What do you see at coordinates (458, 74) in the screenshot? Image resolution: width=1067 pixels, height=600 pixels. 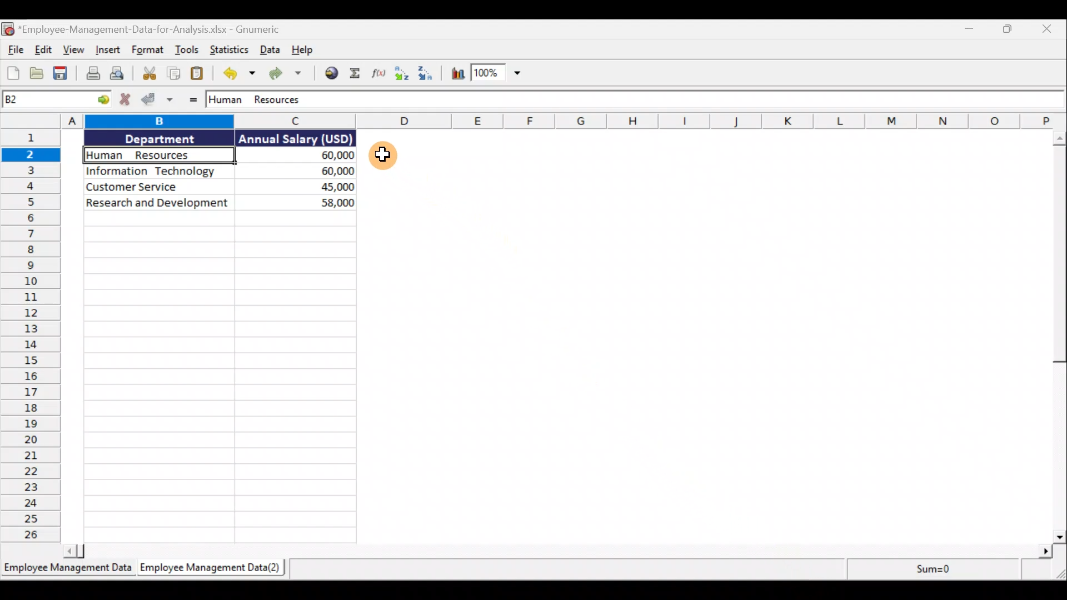 I see `Insert a chart` at bounding box center [458, 74].